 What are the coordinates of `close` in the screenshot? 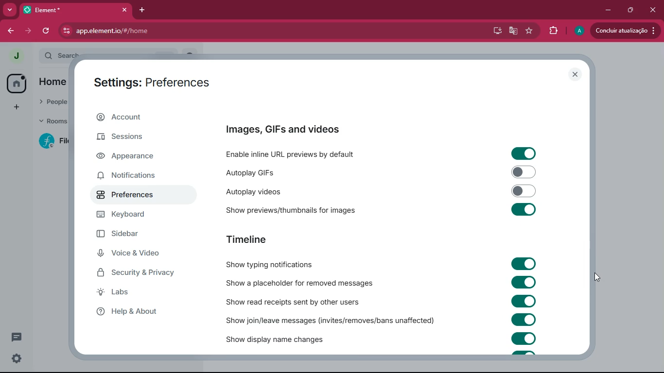 It's located at (575, 74).